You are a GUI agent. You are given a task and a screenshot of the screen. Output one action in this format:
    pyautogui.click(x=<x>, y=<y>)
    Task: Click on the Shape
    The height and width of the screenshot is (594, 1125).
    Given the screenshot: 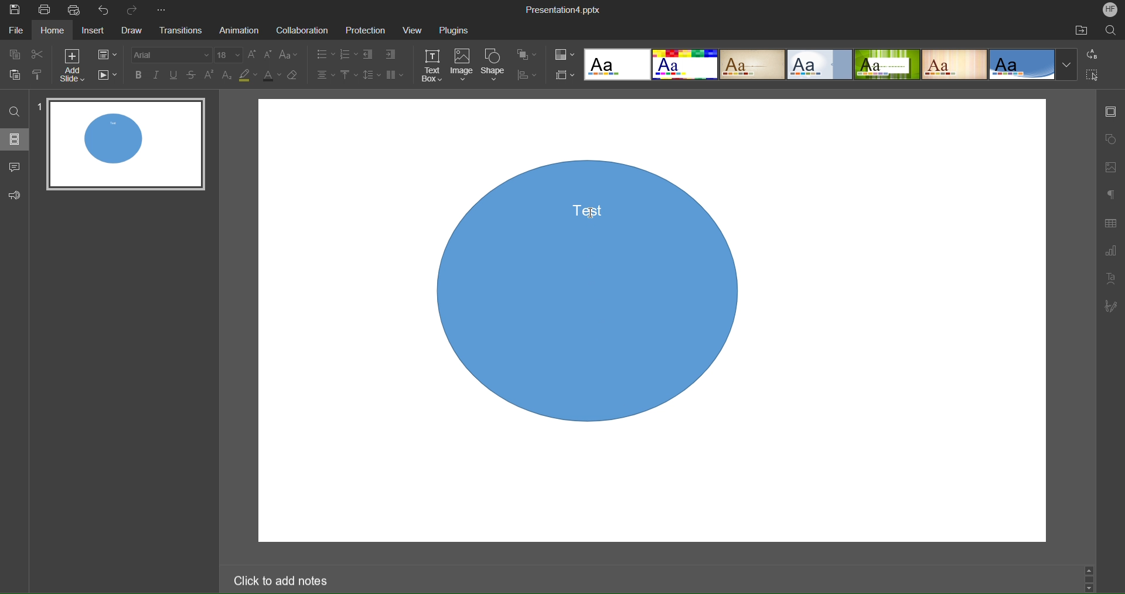 What is the action you would take?
    pyautogui.click(x=586, y=293)
    